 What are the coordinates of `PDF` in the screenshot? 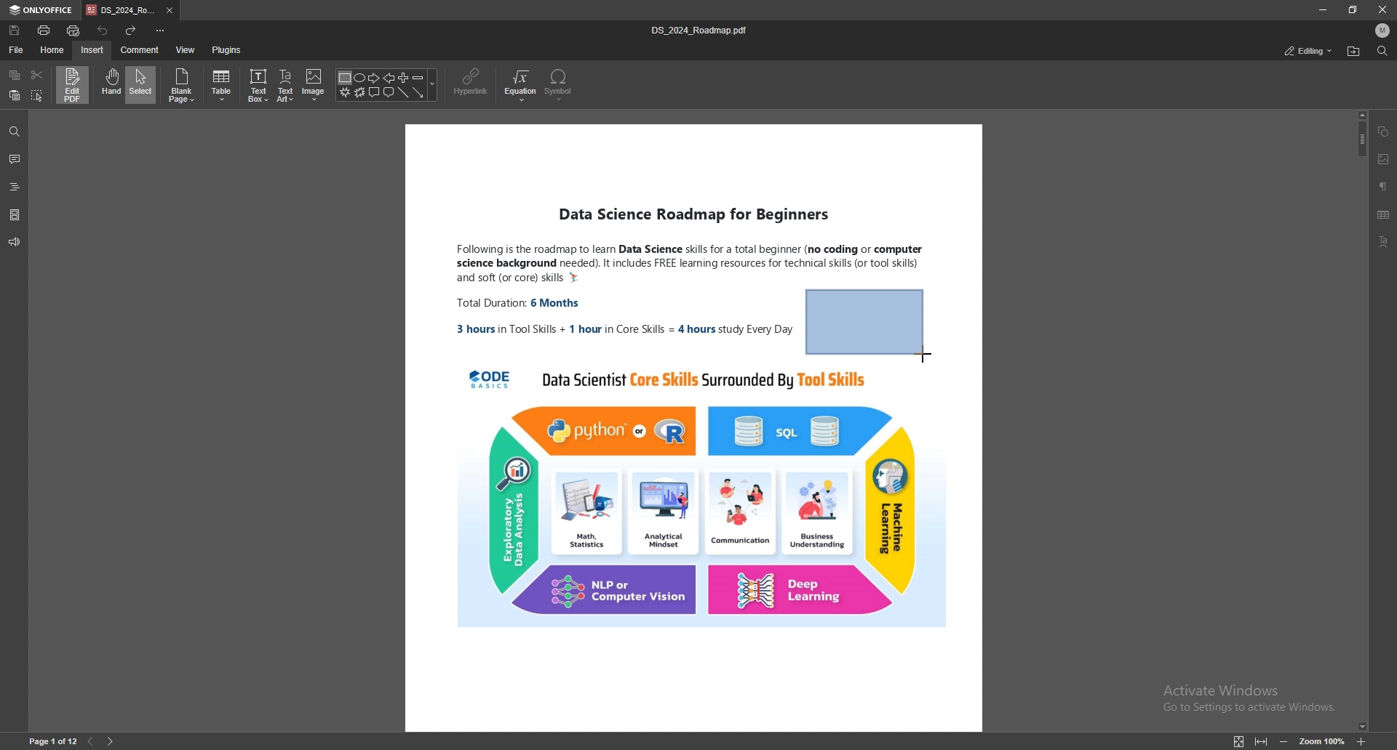 It's located at (959, 324).